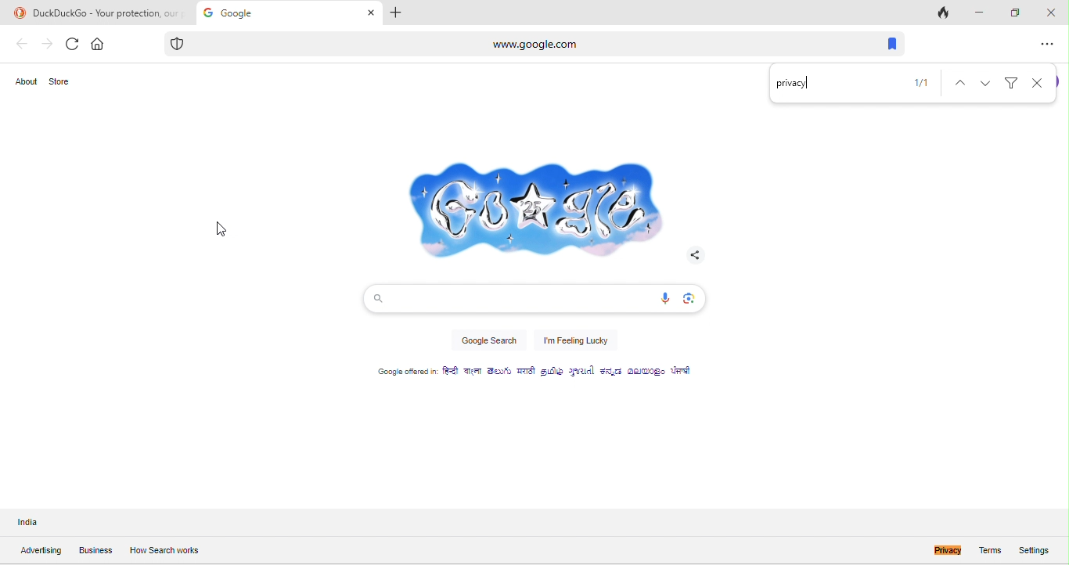  Describe the element at coordinates (40, 551) in the screenshot. I see `advertising` at that location.